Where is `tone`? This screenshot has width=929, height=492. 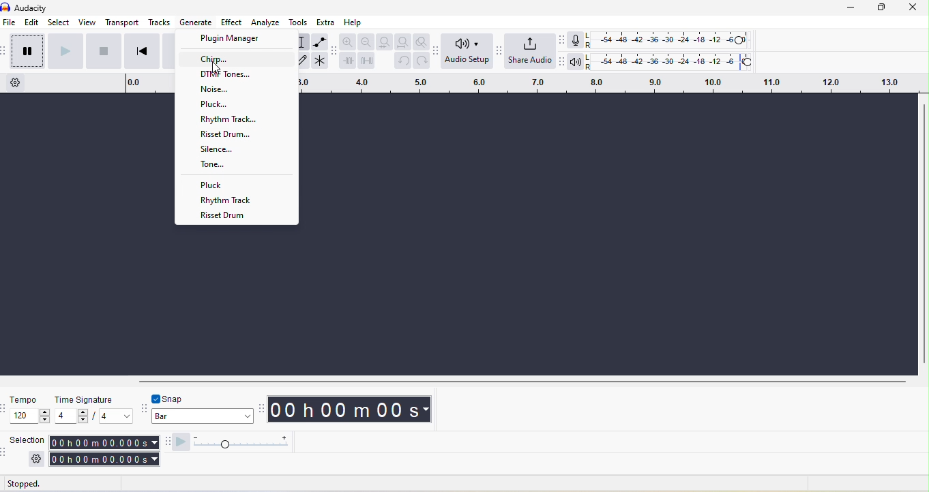 tone is located at coordinates (213, 165).